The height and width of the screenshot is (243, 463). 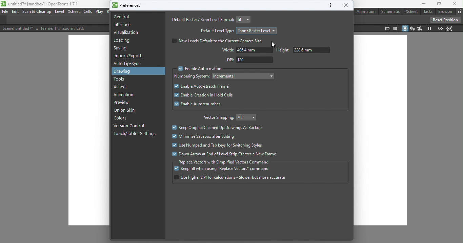 I want to click on Tasks, so click(x=427, y=12).